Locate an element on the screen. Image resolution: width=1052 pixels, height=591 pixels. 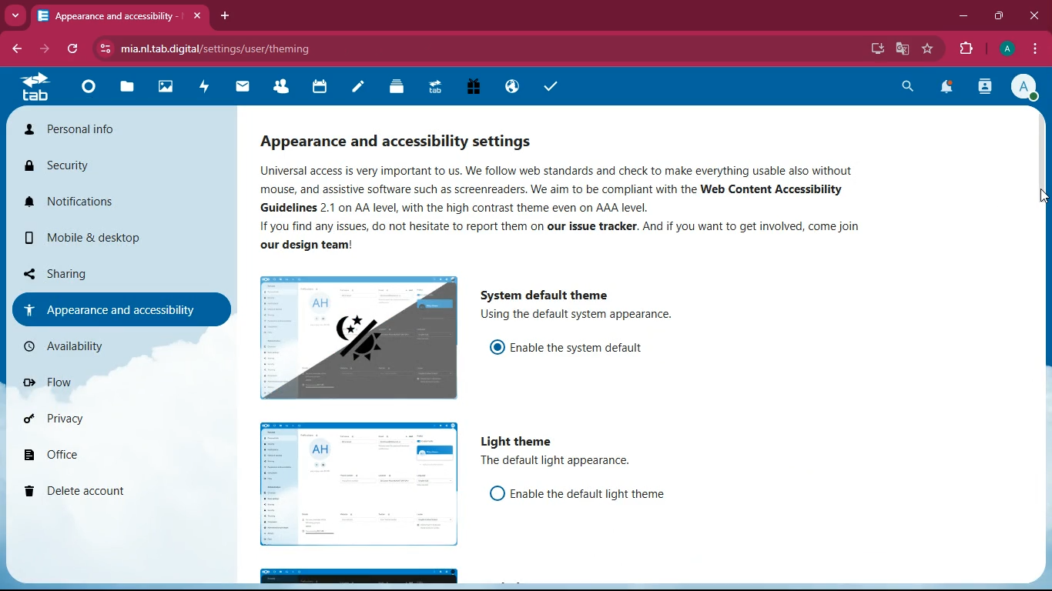
profile is located at coordinates (1007, 48).